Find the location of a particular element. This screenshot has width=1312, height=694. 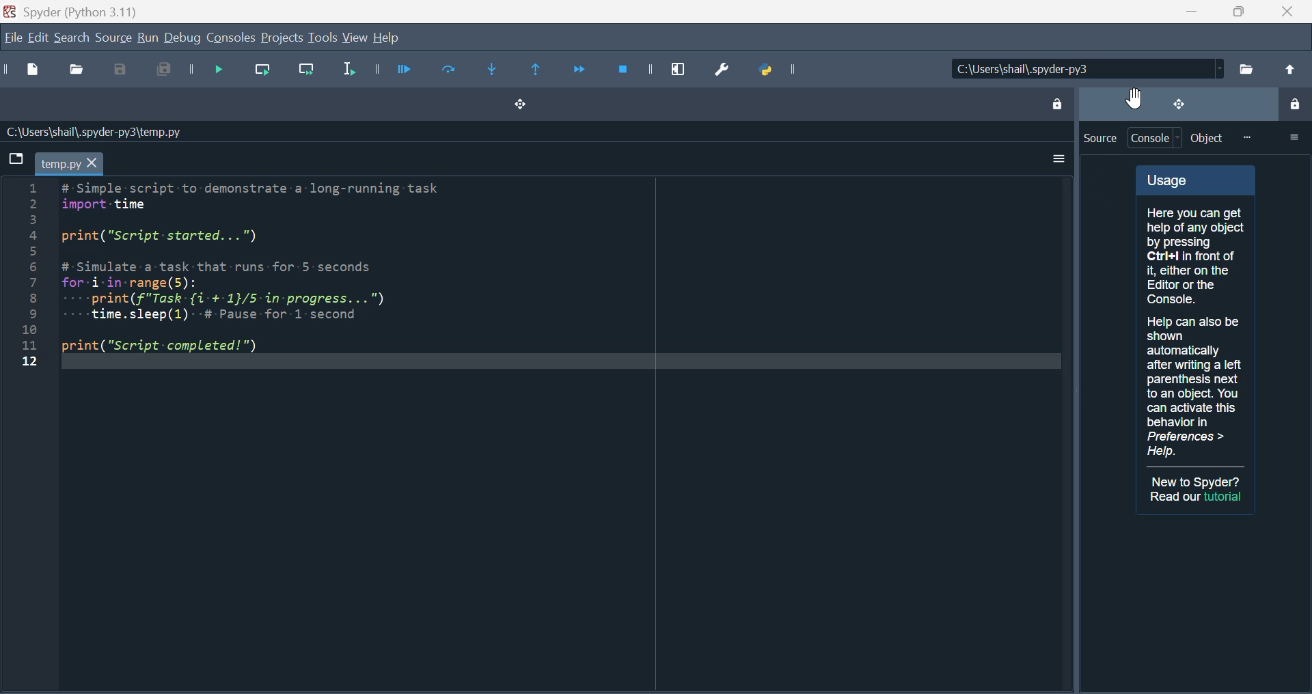

tutorial is located at coordinates (1225, 497).